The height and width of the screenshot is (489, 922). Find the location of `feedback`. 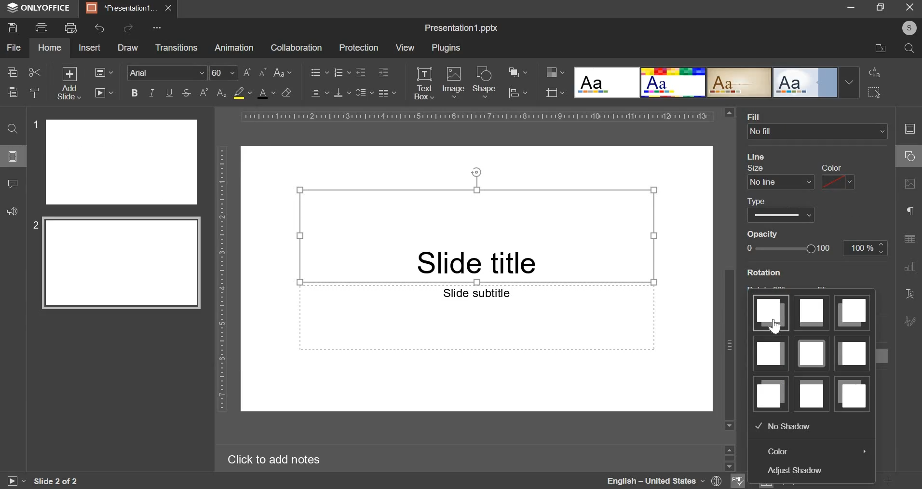

feedback is located at coordinates (11, 210).